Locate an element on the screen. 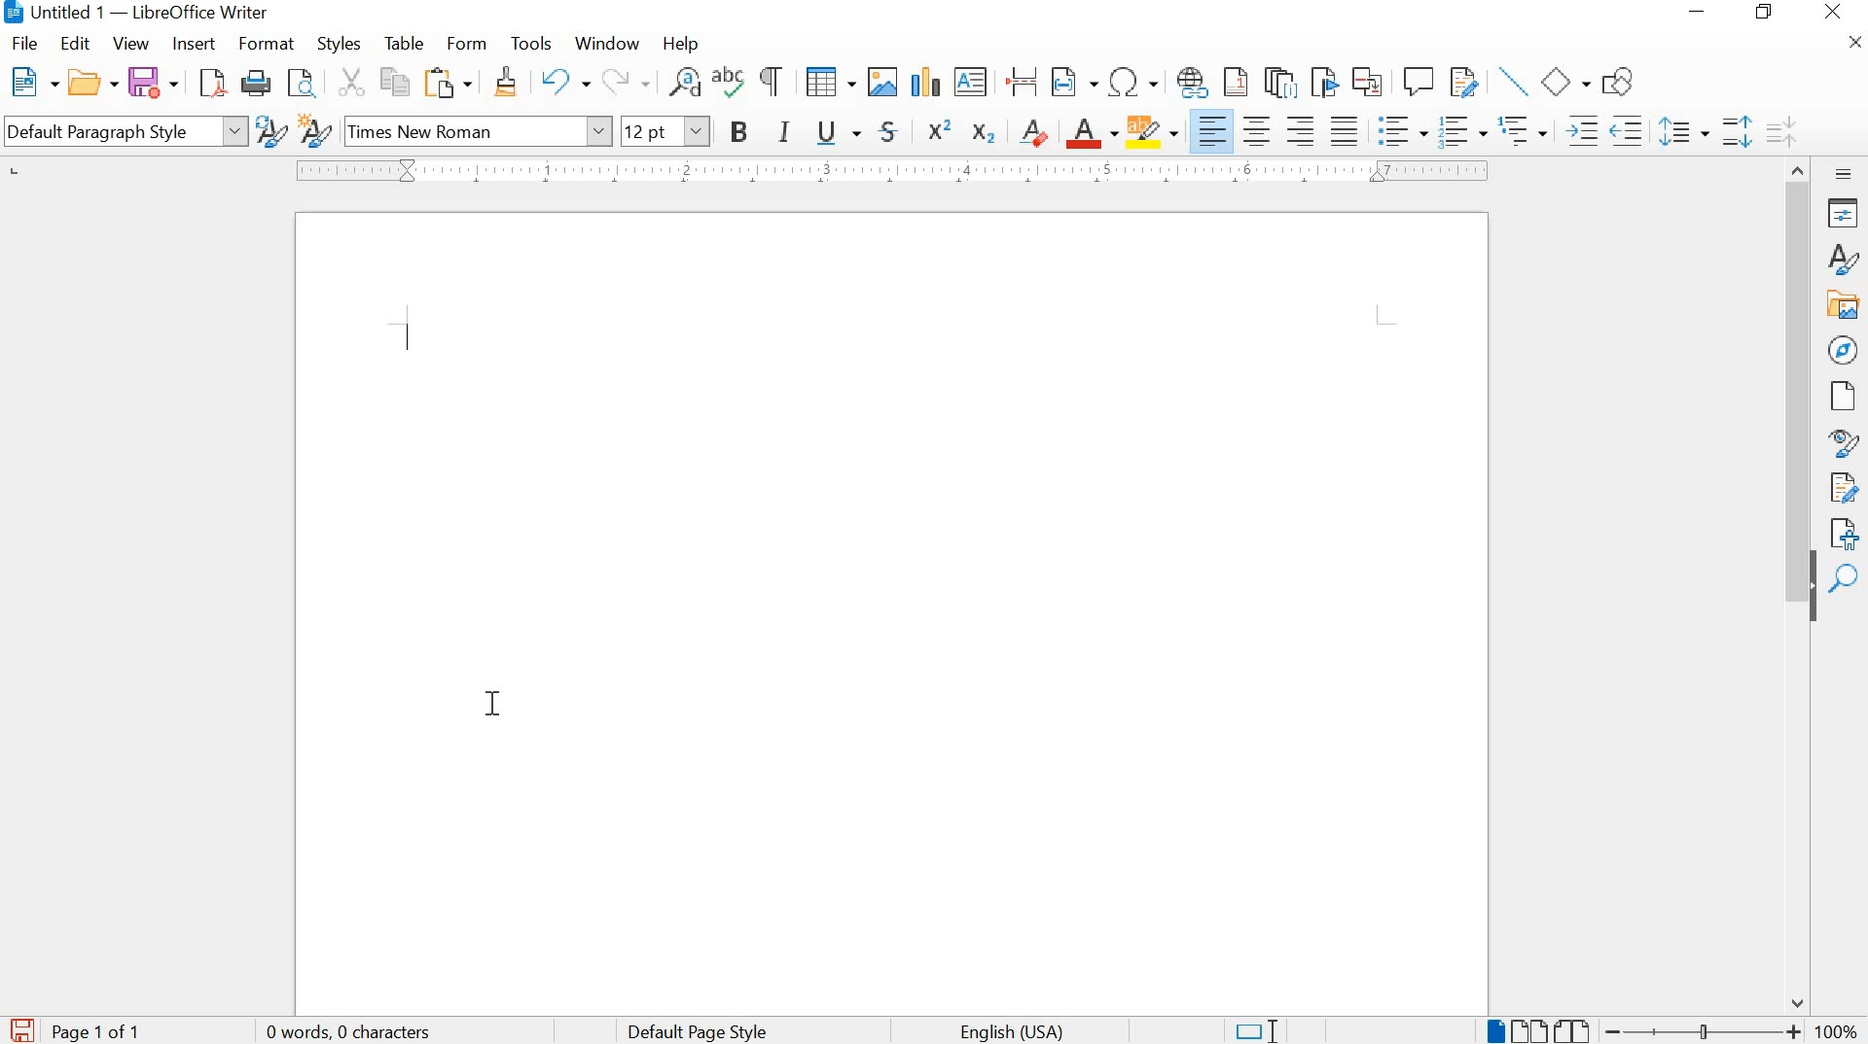 Image resolution: width=1868 pixels, height=1044 pixels. WINDOW is located at coordinates (605, 45).